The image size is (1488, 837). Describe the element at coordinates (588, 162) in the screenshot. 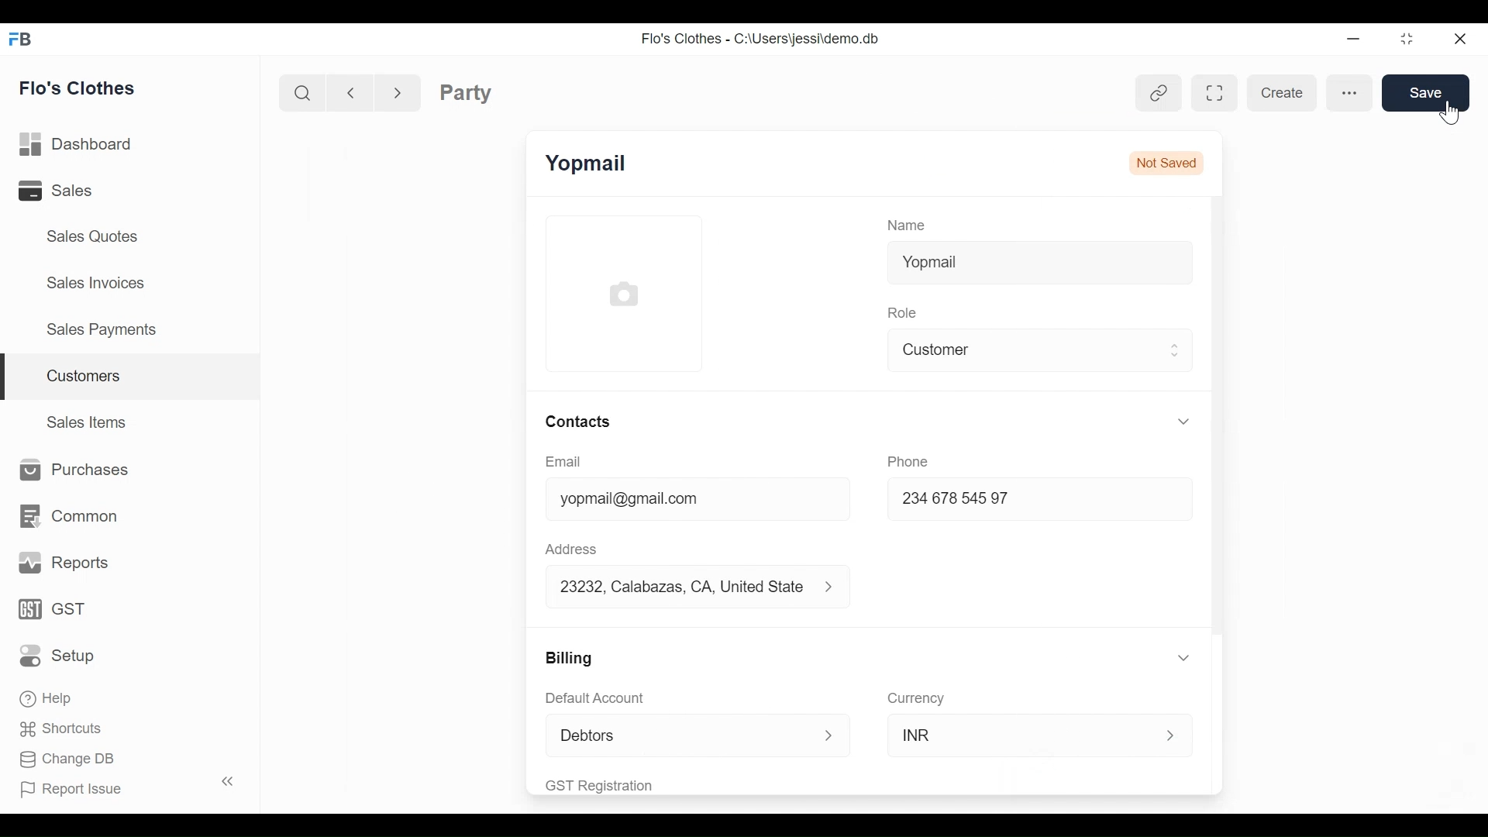

I see `Yopmail` at that location.